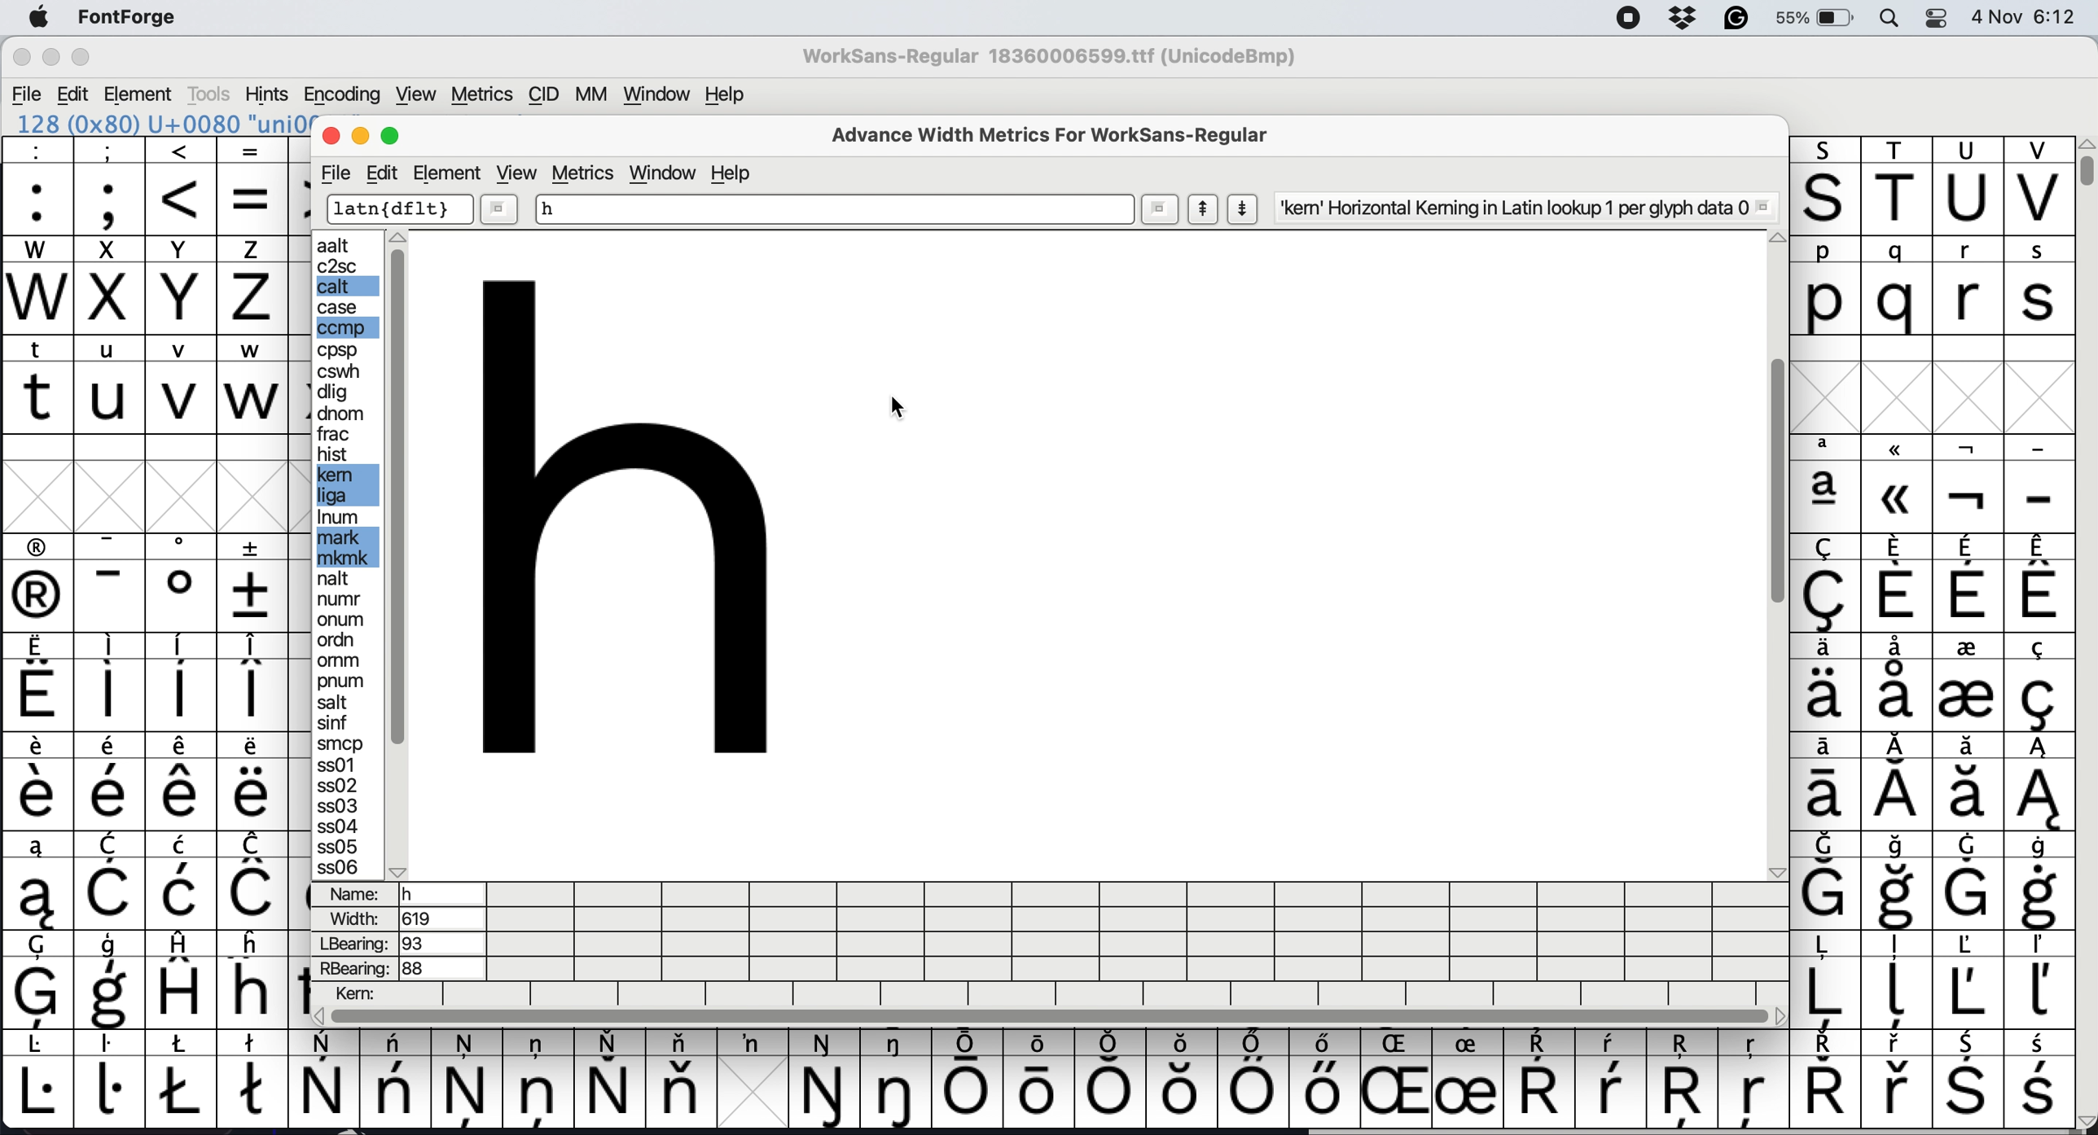  What do you see at coordinates (927, 421) in the screenshot?
I see `cursor` at bounding box center [927, 421].